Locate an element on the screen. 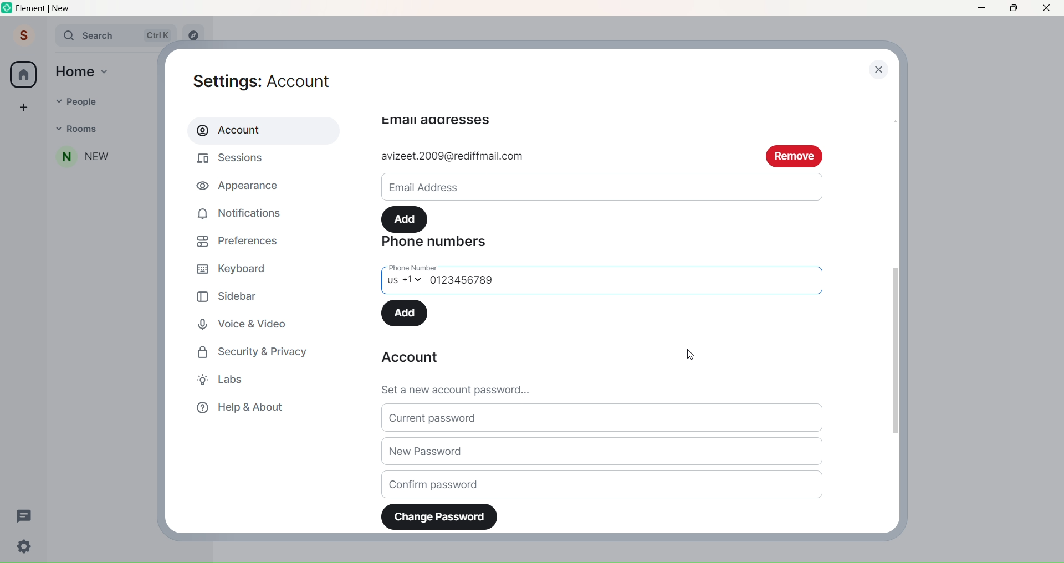 The width and height of the screenshot is (1064, 563). Quick Setting is located at coordinates (25, 547).